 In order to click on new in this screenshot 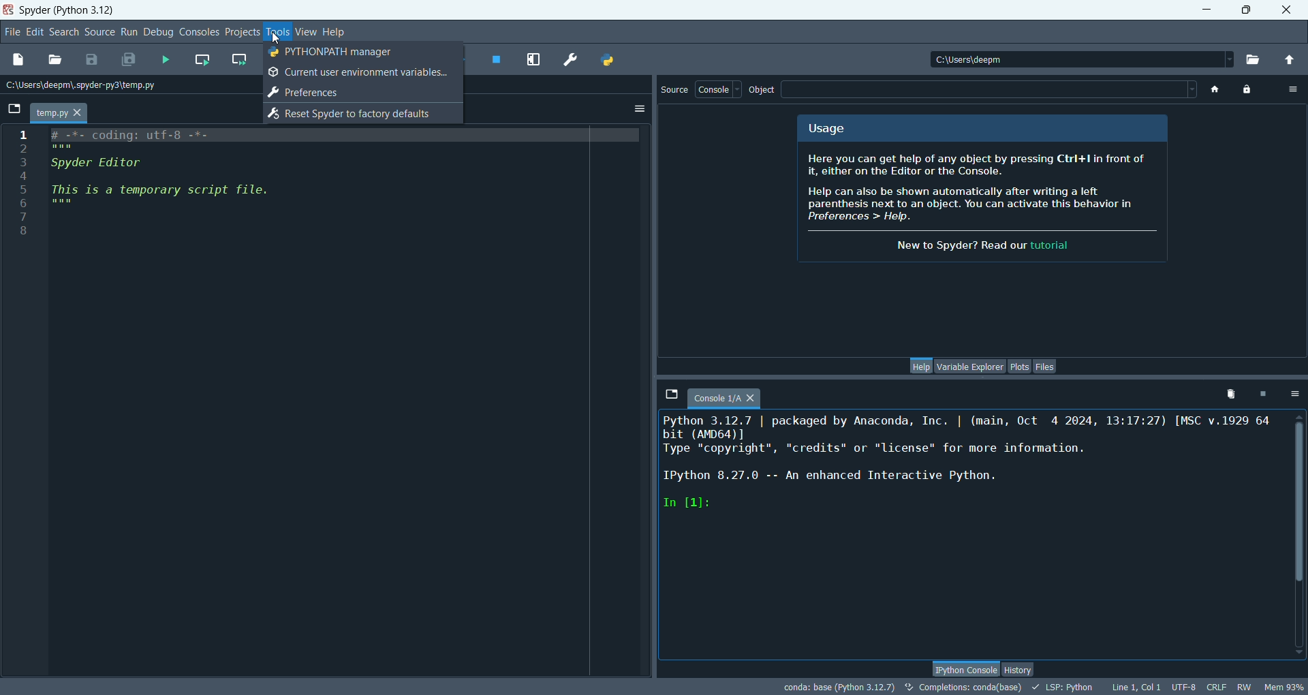, I will do `click(17, 60)`.